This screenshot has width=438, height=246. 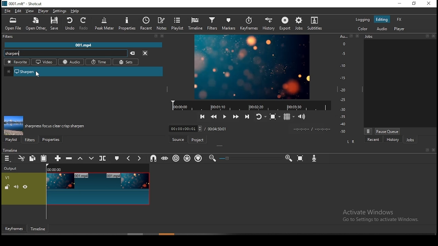 What do you see at coordinates (103, 159) in the screenshot?
I see `split at playhead` at bounding box center [103, 159].